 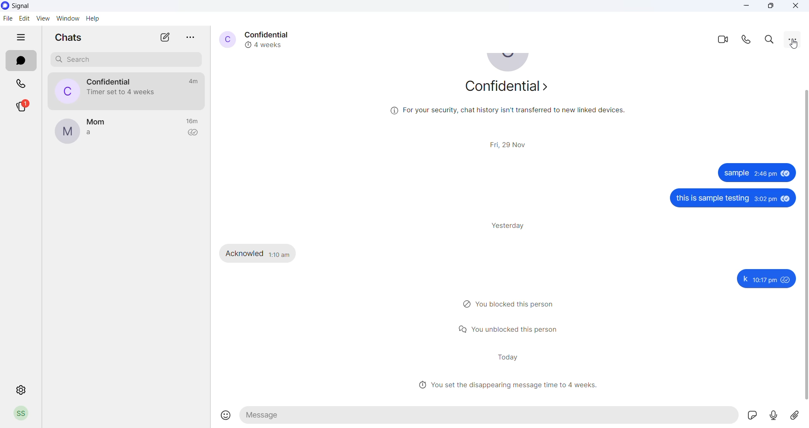 I want to click on contact name, so click(x=271, y=34).